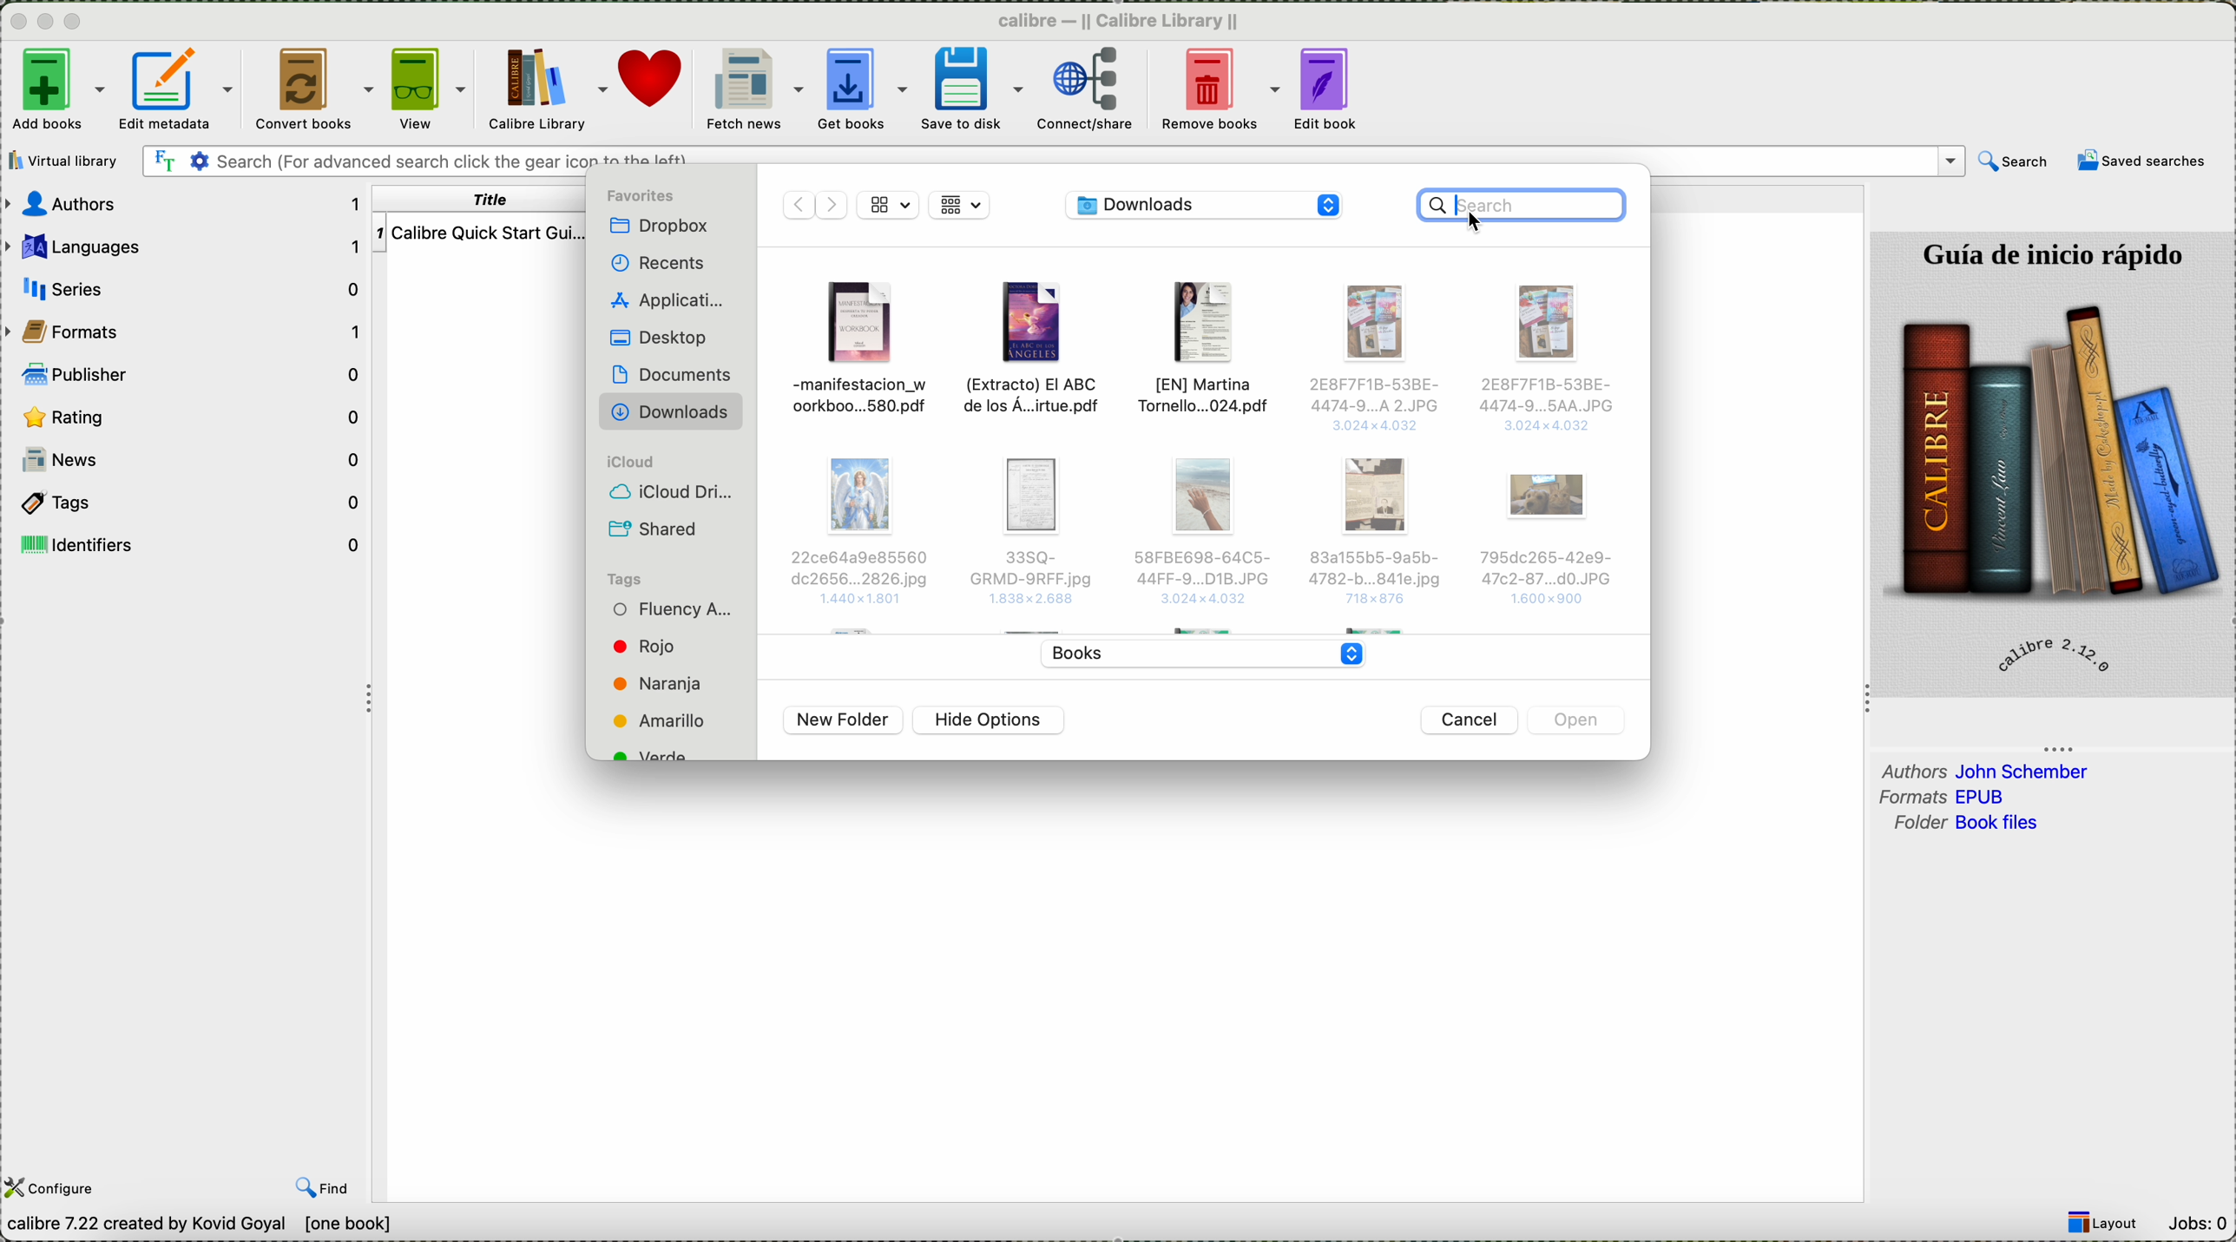 This screenshot has height=1242, width=2236. I want to click on new folder, so click(844, 722).